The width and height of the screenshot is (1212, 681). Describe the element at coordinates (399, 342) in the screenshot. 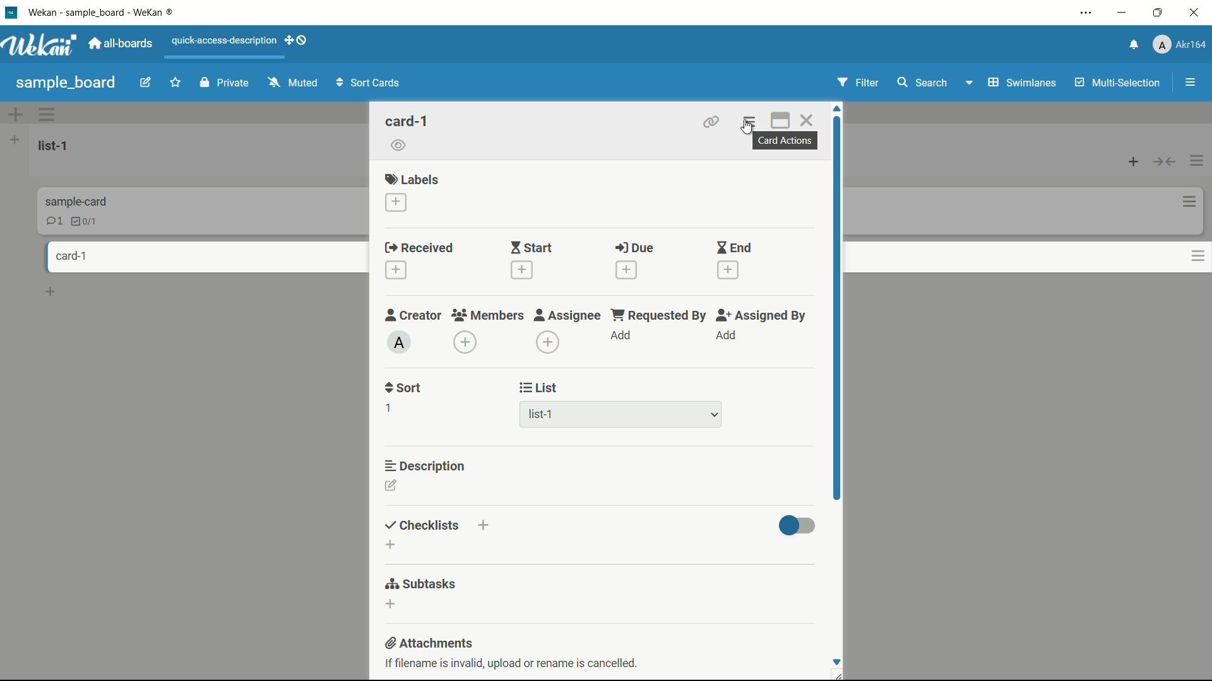

I see `admin` at that location.